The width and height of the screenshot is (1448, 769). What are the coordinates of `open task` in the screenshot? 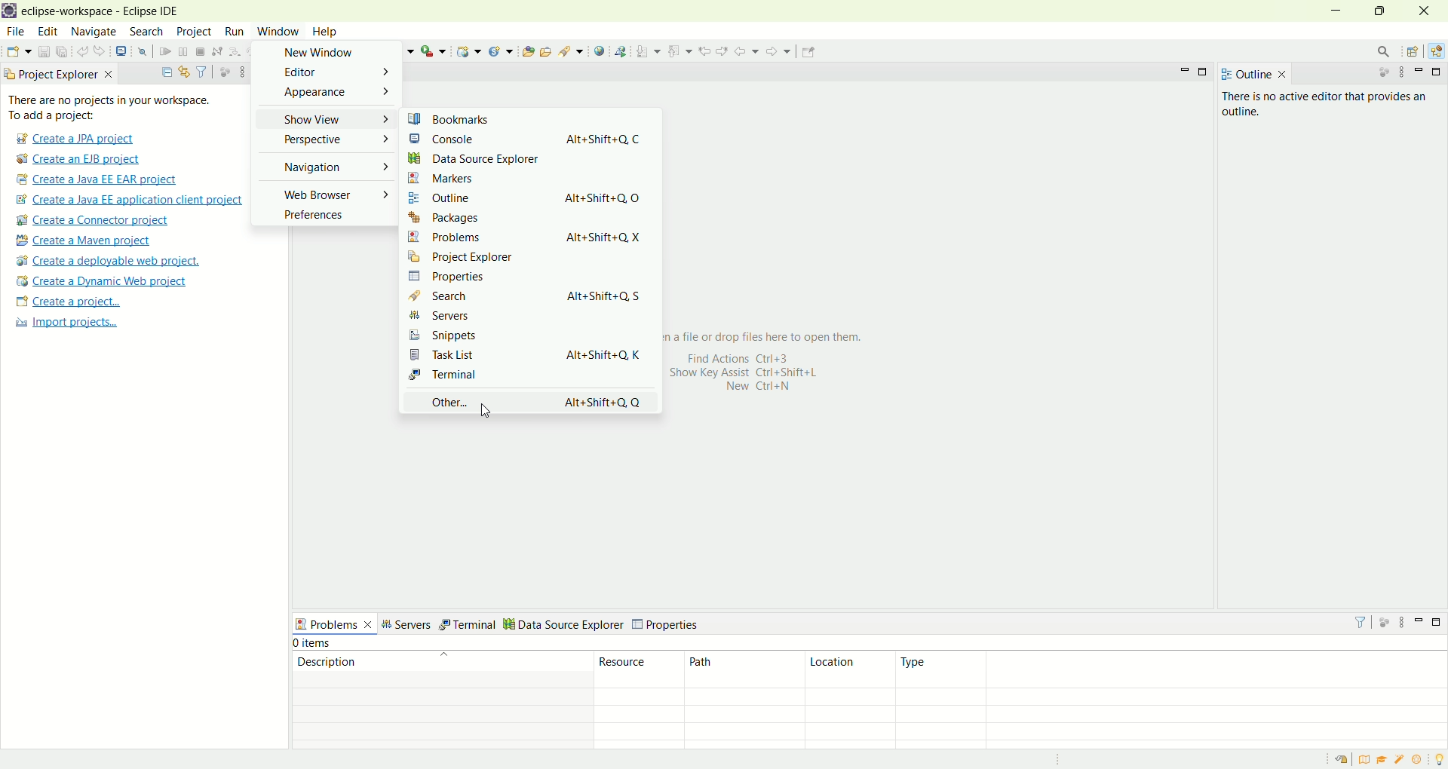 It's located at (546, 51).